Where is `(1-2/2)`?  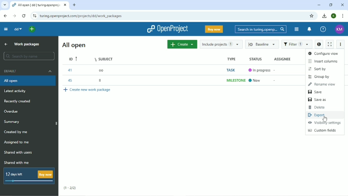
(1-2/2) is located at coordinates (70, 188).